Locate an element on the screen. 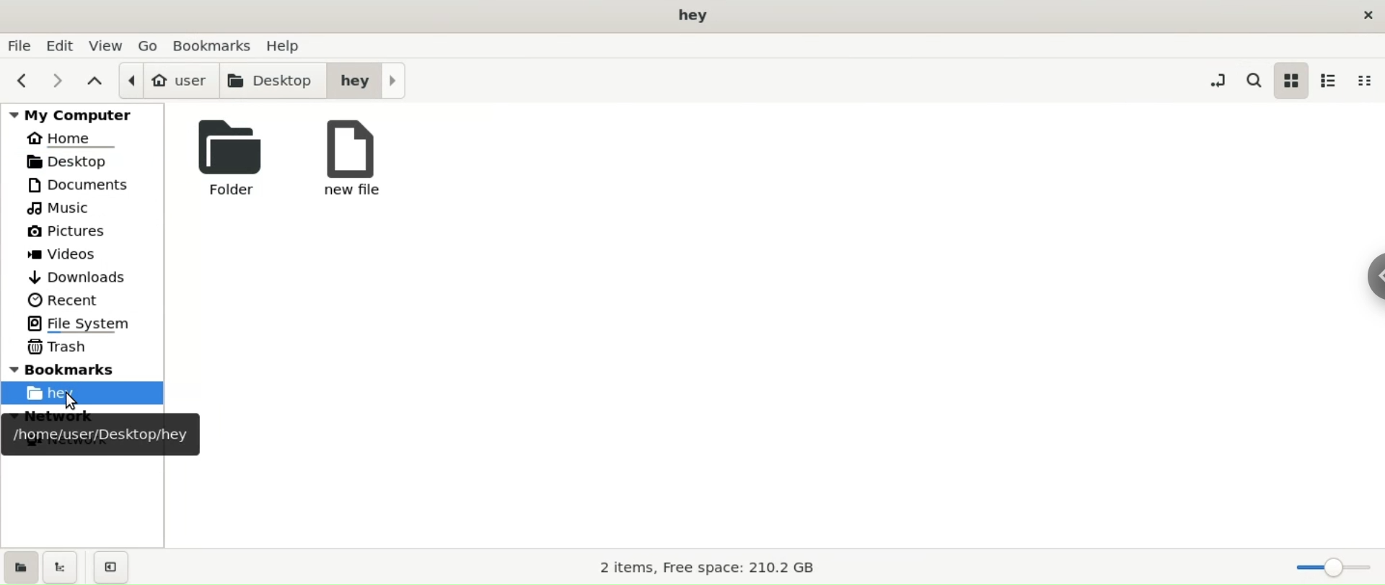  toggle location entry is located at coordinates (1218, 79).